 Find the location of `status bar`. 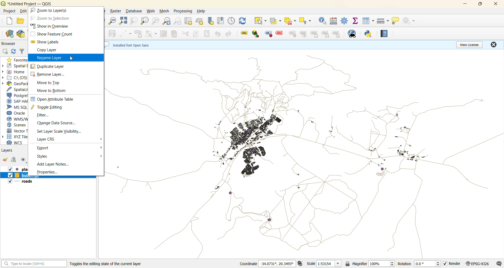

status bar is located at coordinates (33, 264).